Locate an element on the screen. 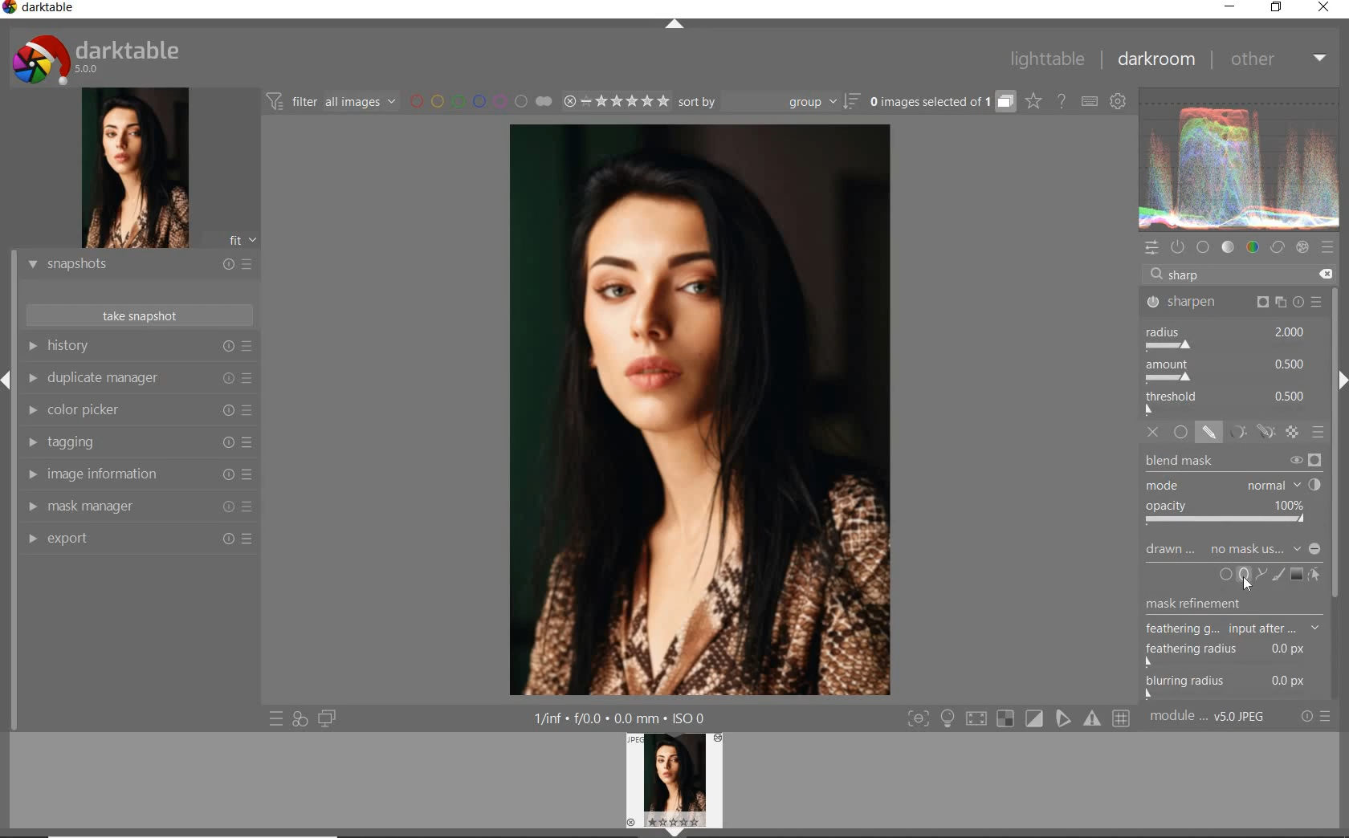  image information is located at coordinates (138, 474).